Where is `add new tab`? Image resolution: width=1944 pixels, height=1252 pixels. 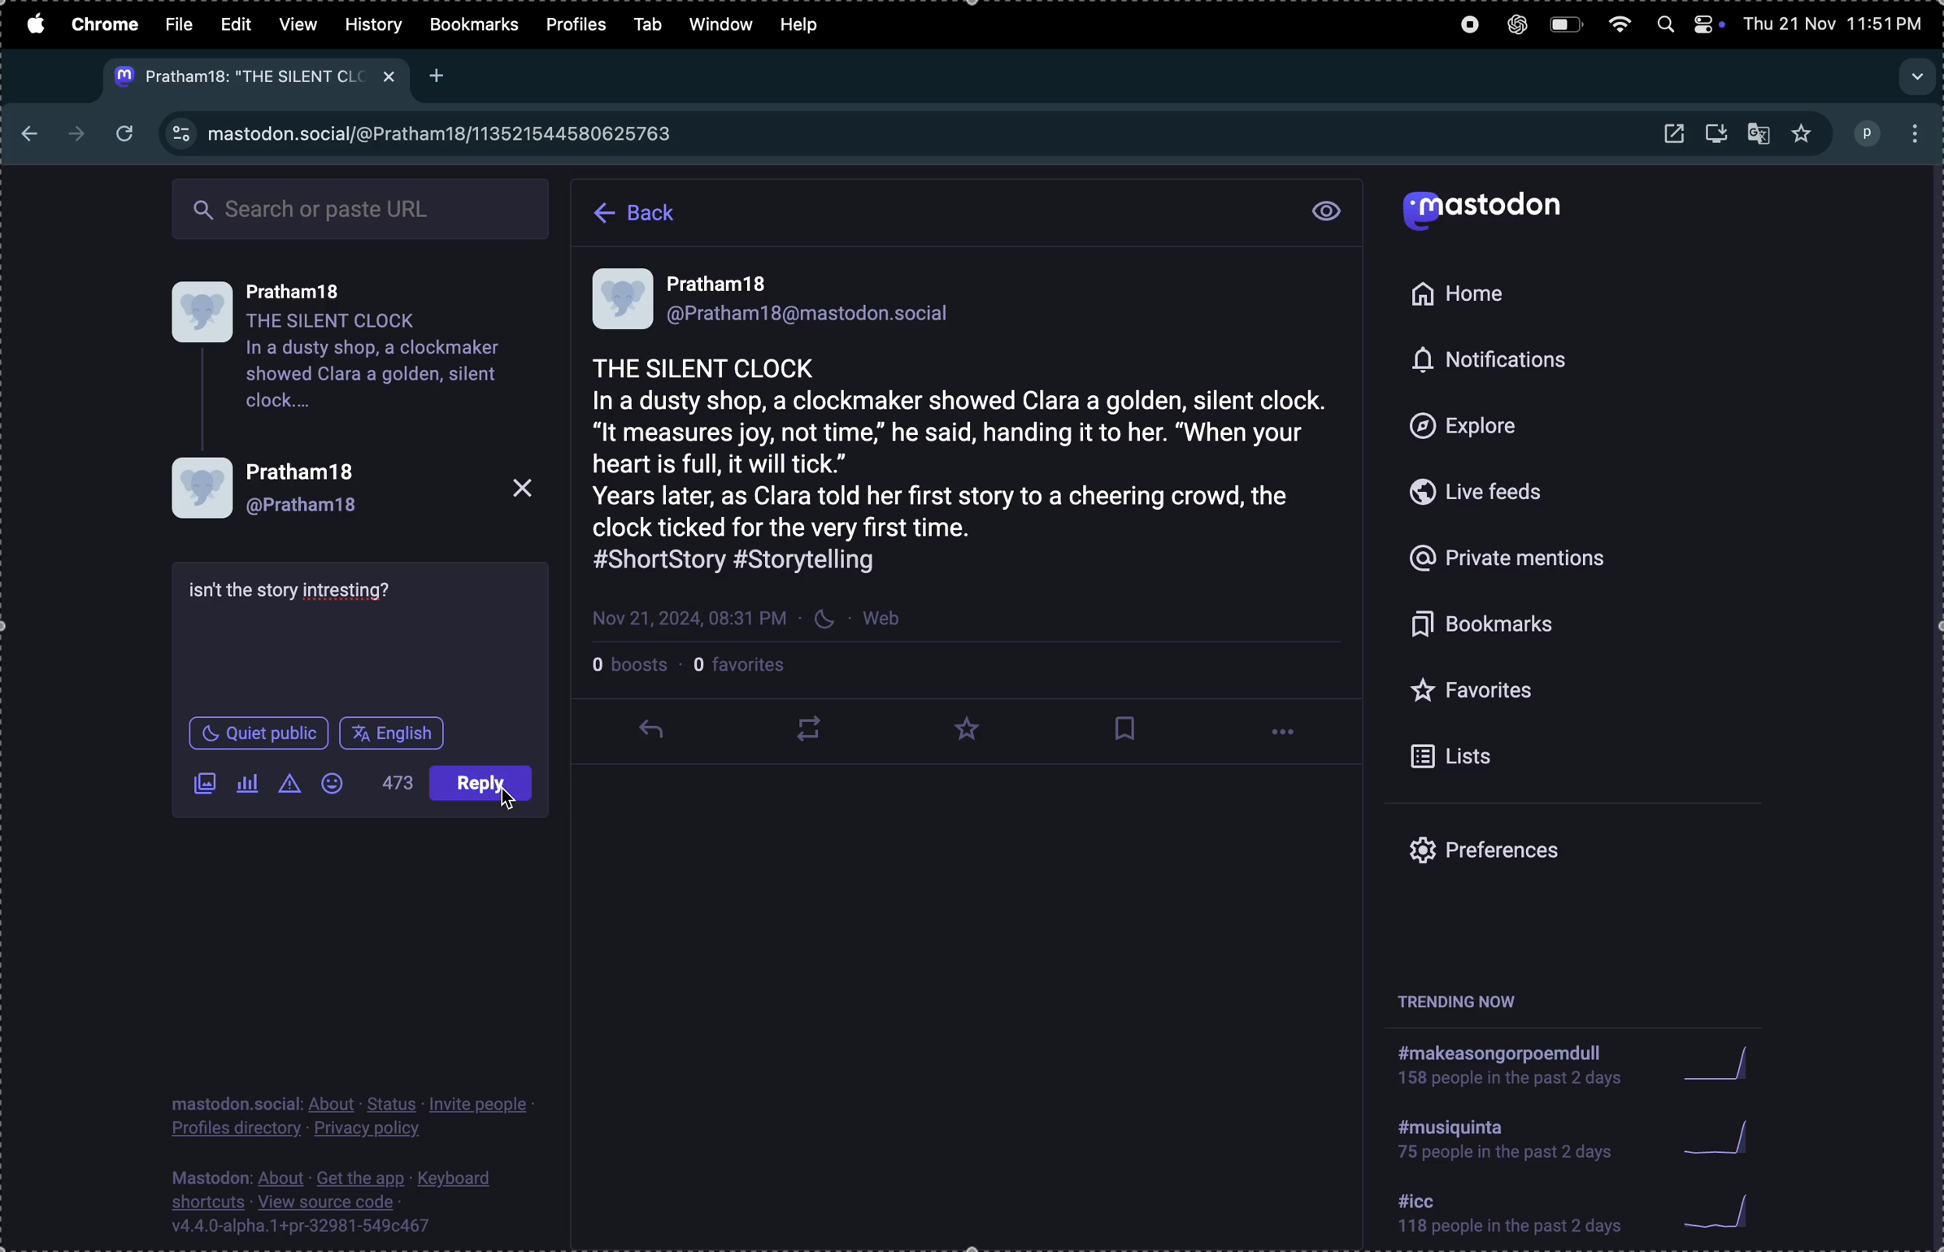 add new tab is located at coordinates (438, 79).